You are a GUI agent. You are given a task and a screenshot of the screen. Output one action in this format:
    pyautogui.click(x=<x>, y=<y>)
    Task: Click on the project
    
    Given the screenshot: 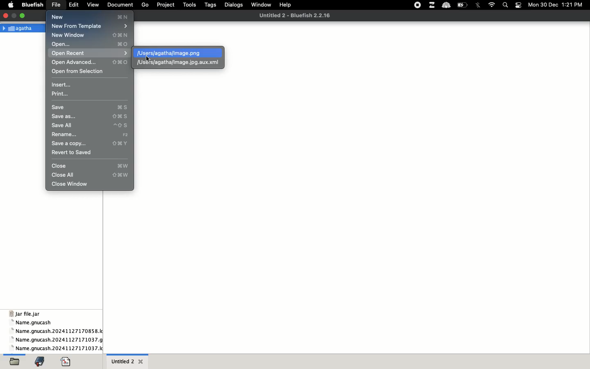 What is the action you would take?
    pyautogui.click(x=167, y=5)
    